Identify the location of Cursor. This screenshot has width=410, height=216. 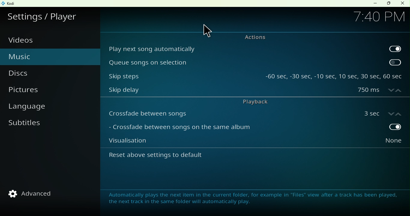
(206, 31).